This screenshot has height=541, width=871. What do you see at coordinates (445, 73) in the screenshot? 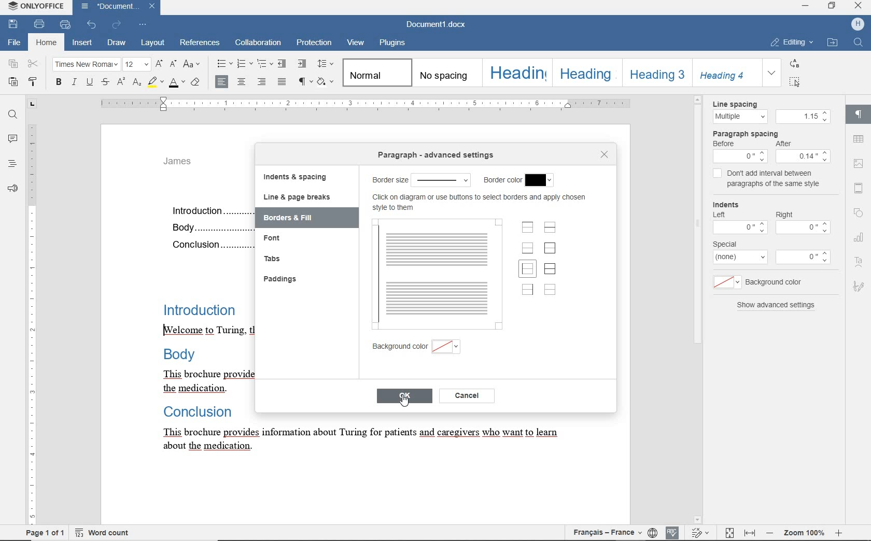
I see `no spacing` at bounding box center [445, 73].